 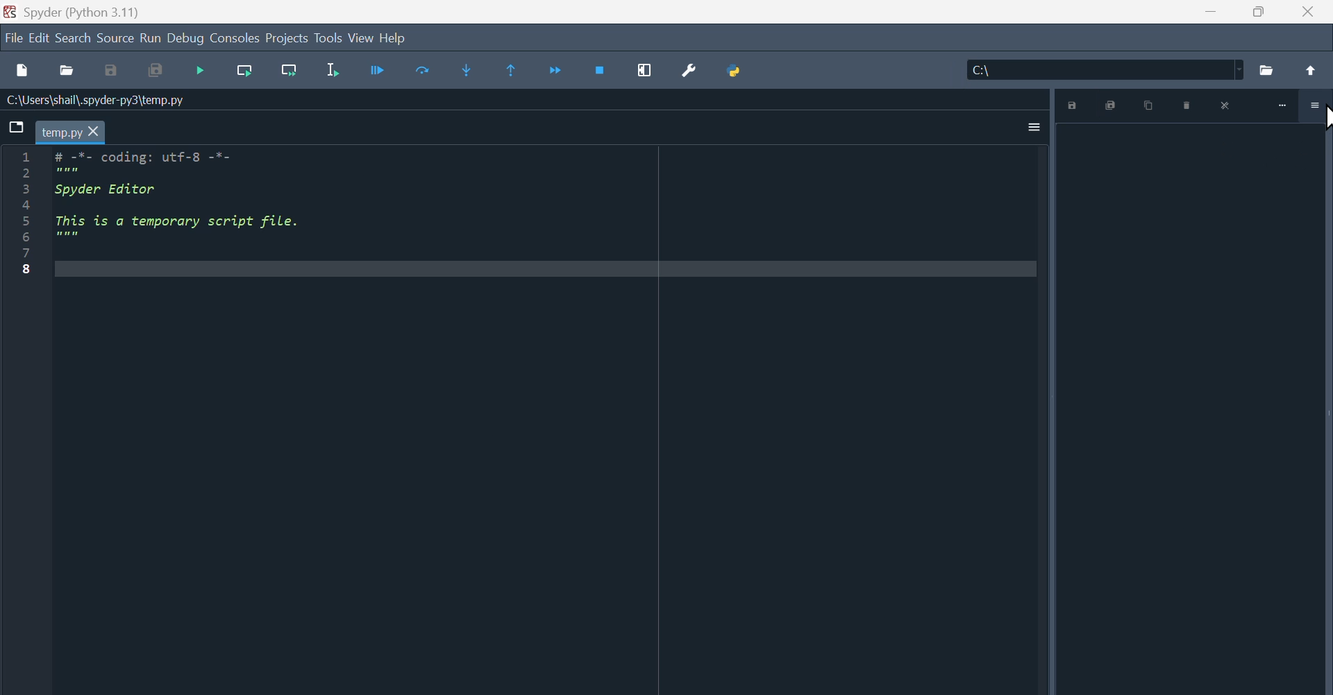 I want to click on Step into function, so click(x=471, y=69).